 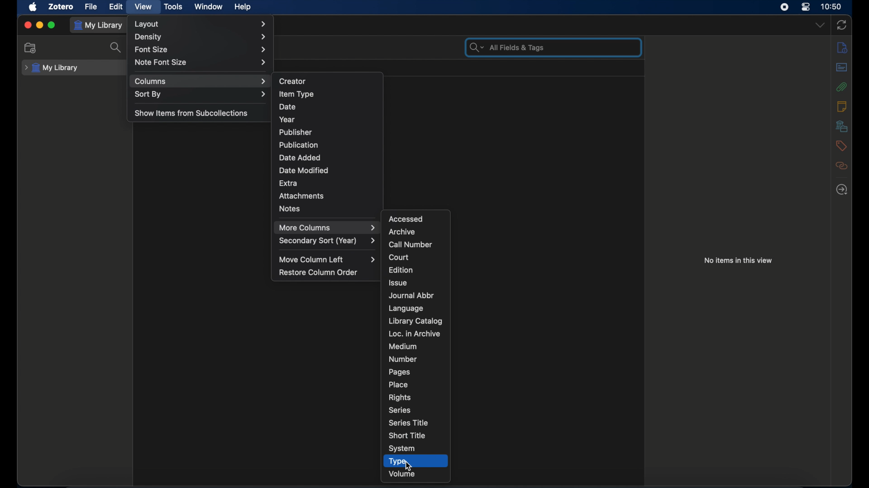 What do you see at coordinates (298, 145) in the screenshot?
I see `publication` at bounding box center [298, 145].